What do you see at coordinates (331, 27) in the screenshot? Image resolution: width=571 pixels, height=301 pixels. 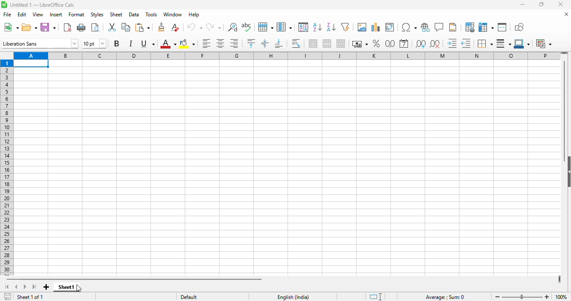 I see `sort descending` at bounding box center [331, 27].